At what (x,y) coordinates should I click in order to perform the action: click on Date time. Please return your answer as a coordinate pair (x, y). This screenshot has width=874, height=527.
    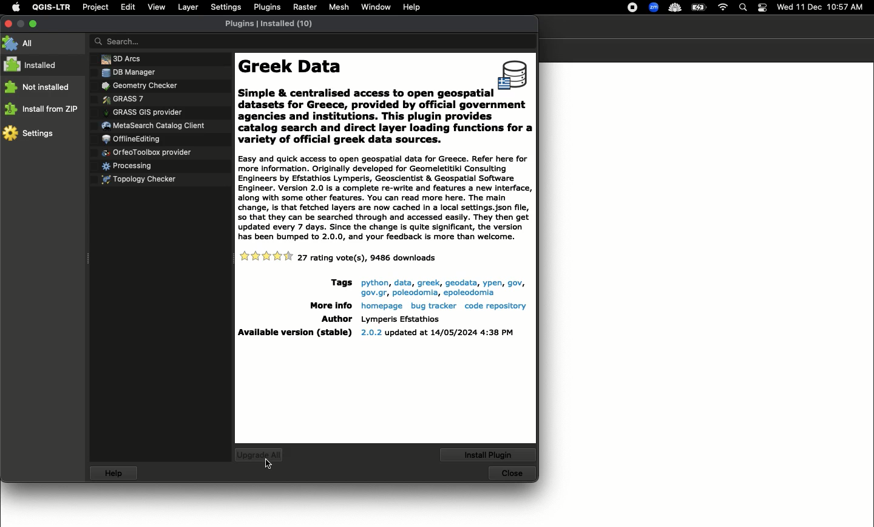
    Looking at the image, I should click on (821, 7).